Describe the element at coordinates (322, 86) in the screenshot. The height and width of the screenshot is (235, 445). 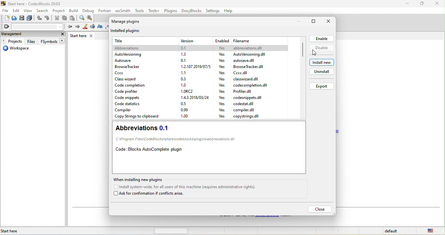
I see `export` at that location.